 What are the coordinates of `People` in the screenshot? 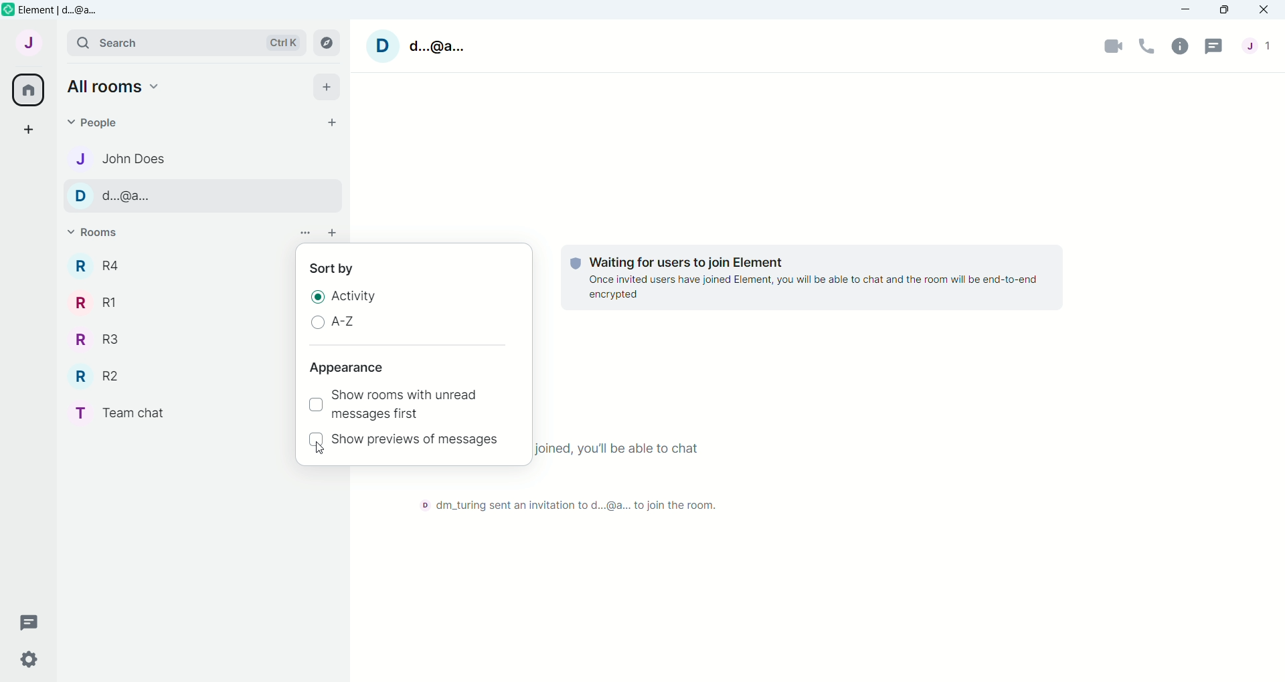 It's located at (1260, 45).